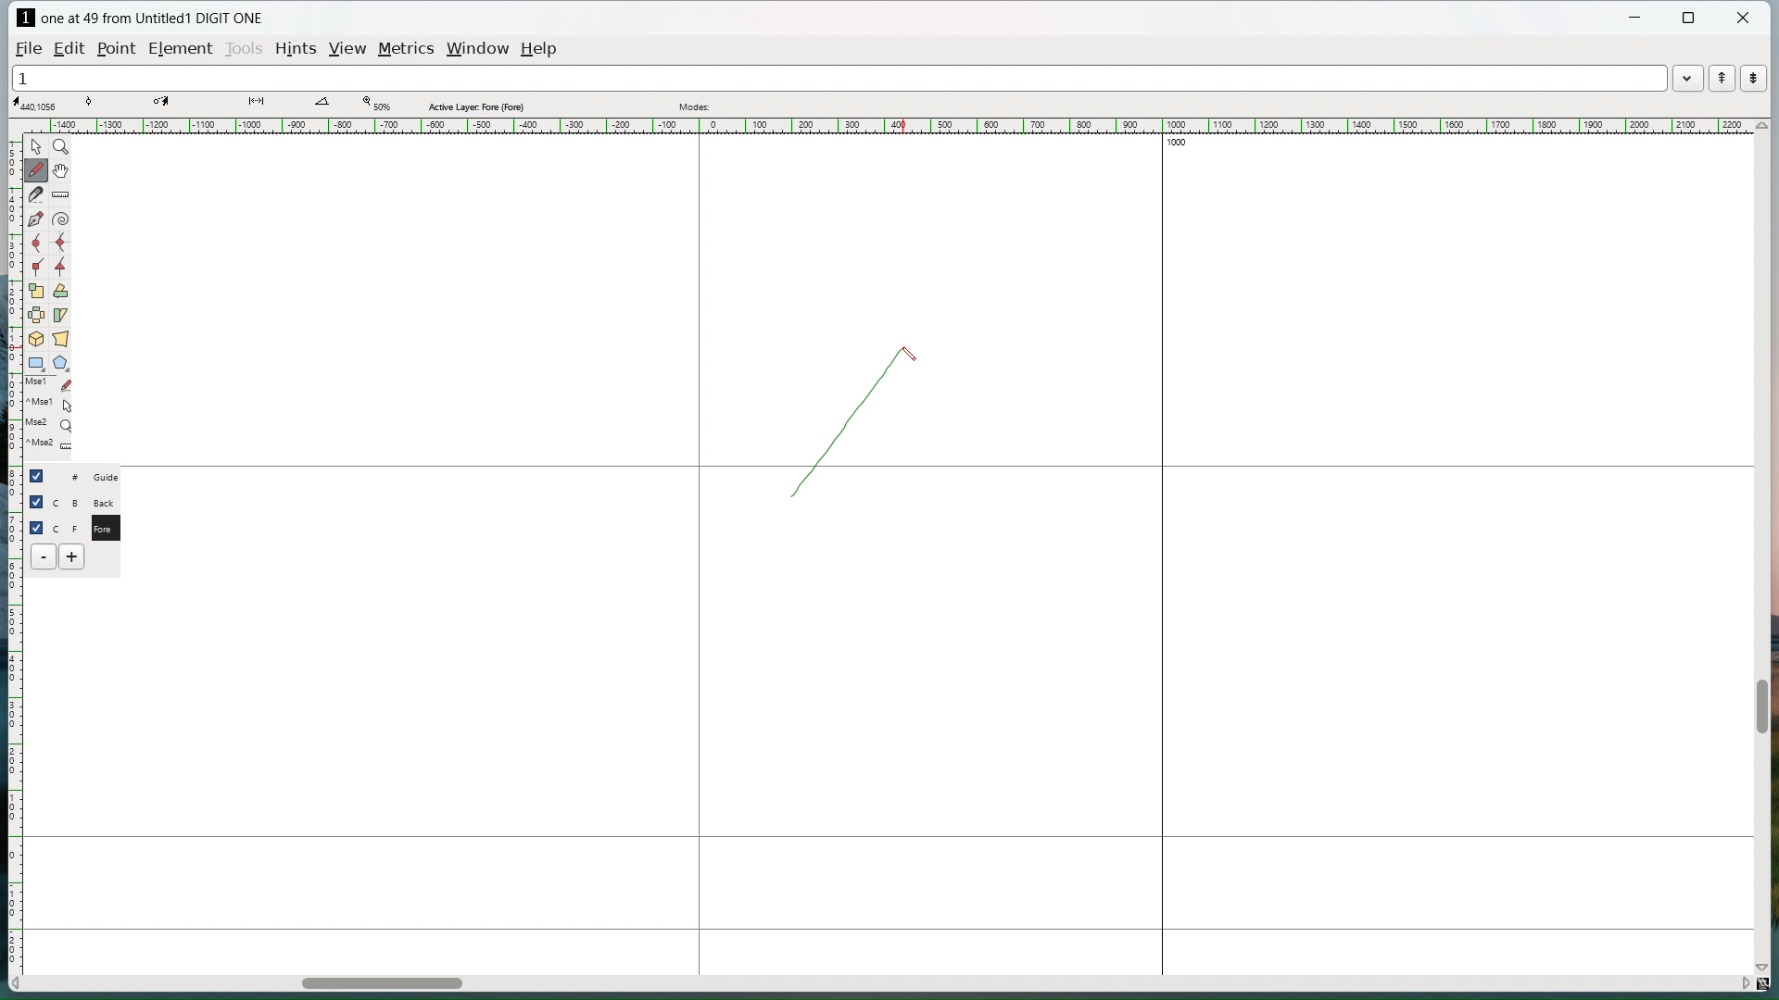 This screenshot has height=1000, width=1779. What do you see at coordinates (13, 544) in the screenshot?
I see `vertical ruler` at bounding box center [13, 544].